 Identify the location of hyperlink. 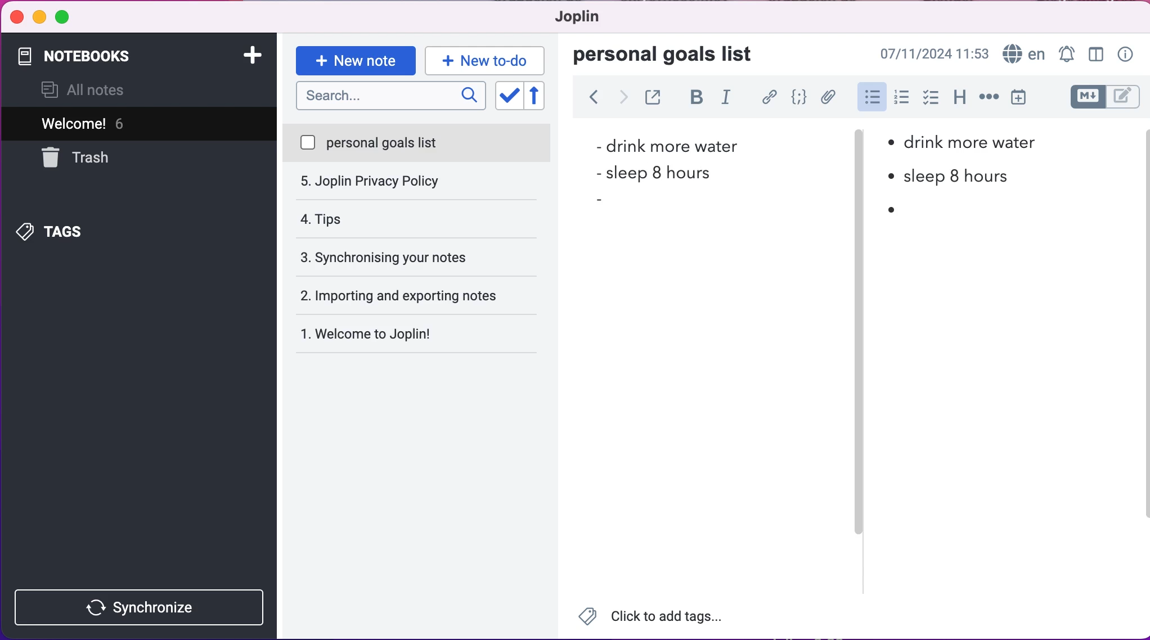
(769, 97).